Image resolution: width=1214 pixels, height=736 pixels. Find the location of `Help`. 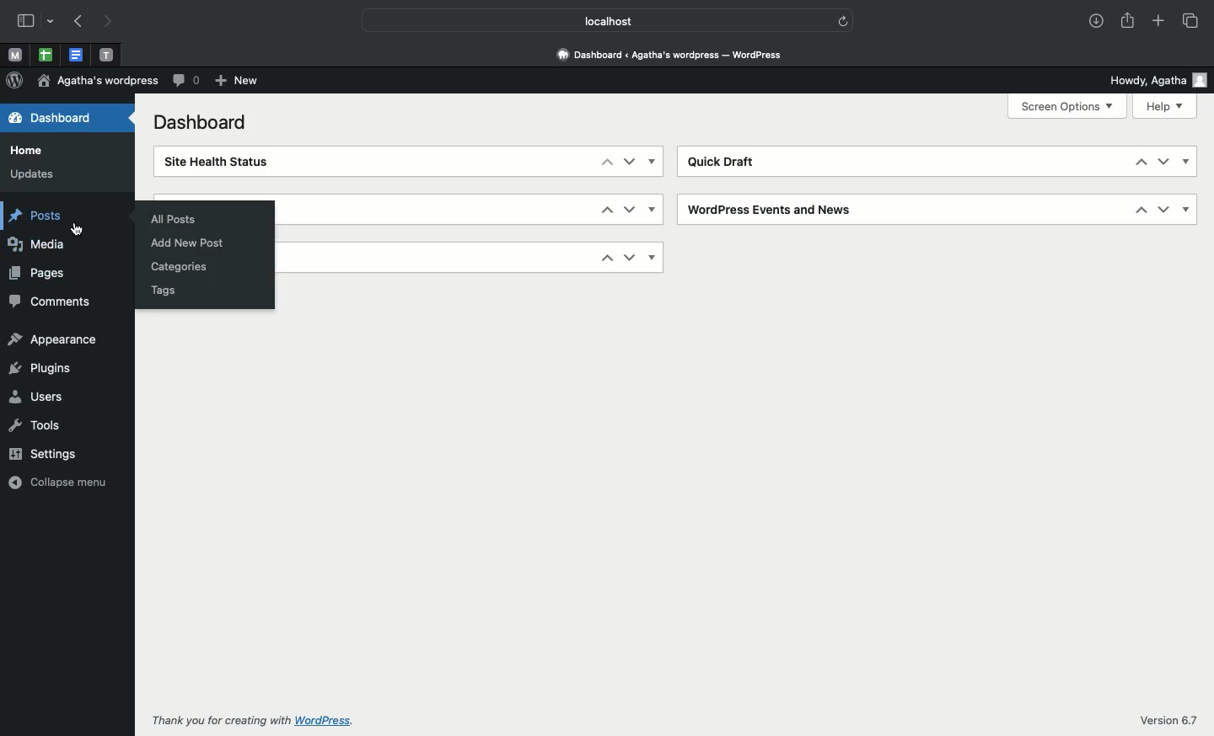

Help is located at coordinates (1165, 106).